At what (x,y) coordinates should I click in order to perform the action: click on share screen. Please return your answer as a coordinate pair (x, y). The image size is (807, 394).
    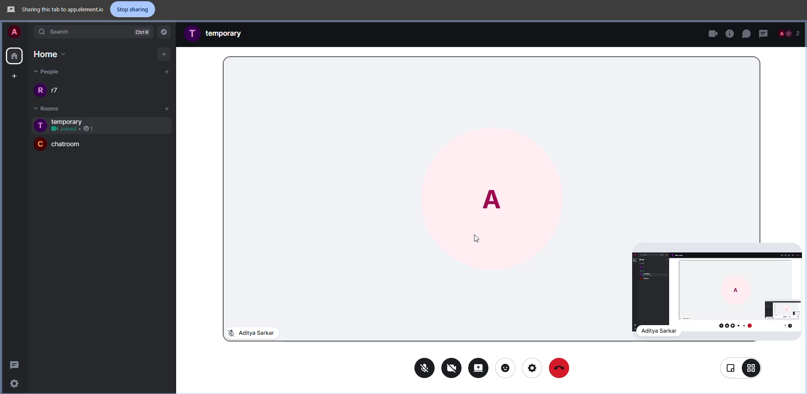
    Looking at the image, I should click on (478, 368).